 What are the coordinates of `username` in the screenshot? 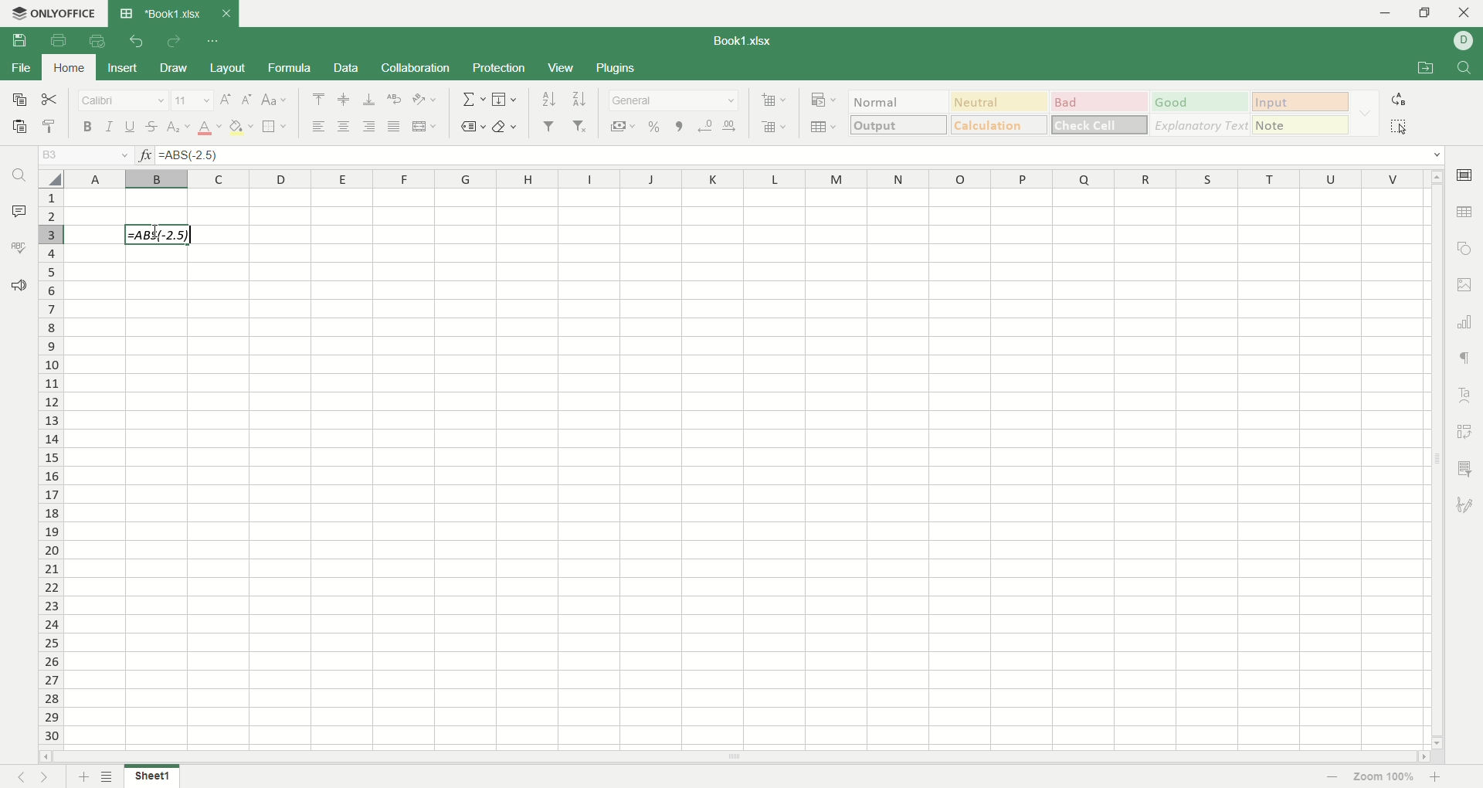 It's located at (1464, 41).